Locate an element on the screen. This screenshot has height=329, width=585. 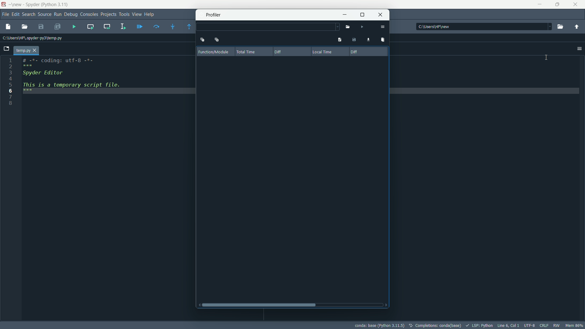
run current cell and go to next one is located at coordinates (107, 27).